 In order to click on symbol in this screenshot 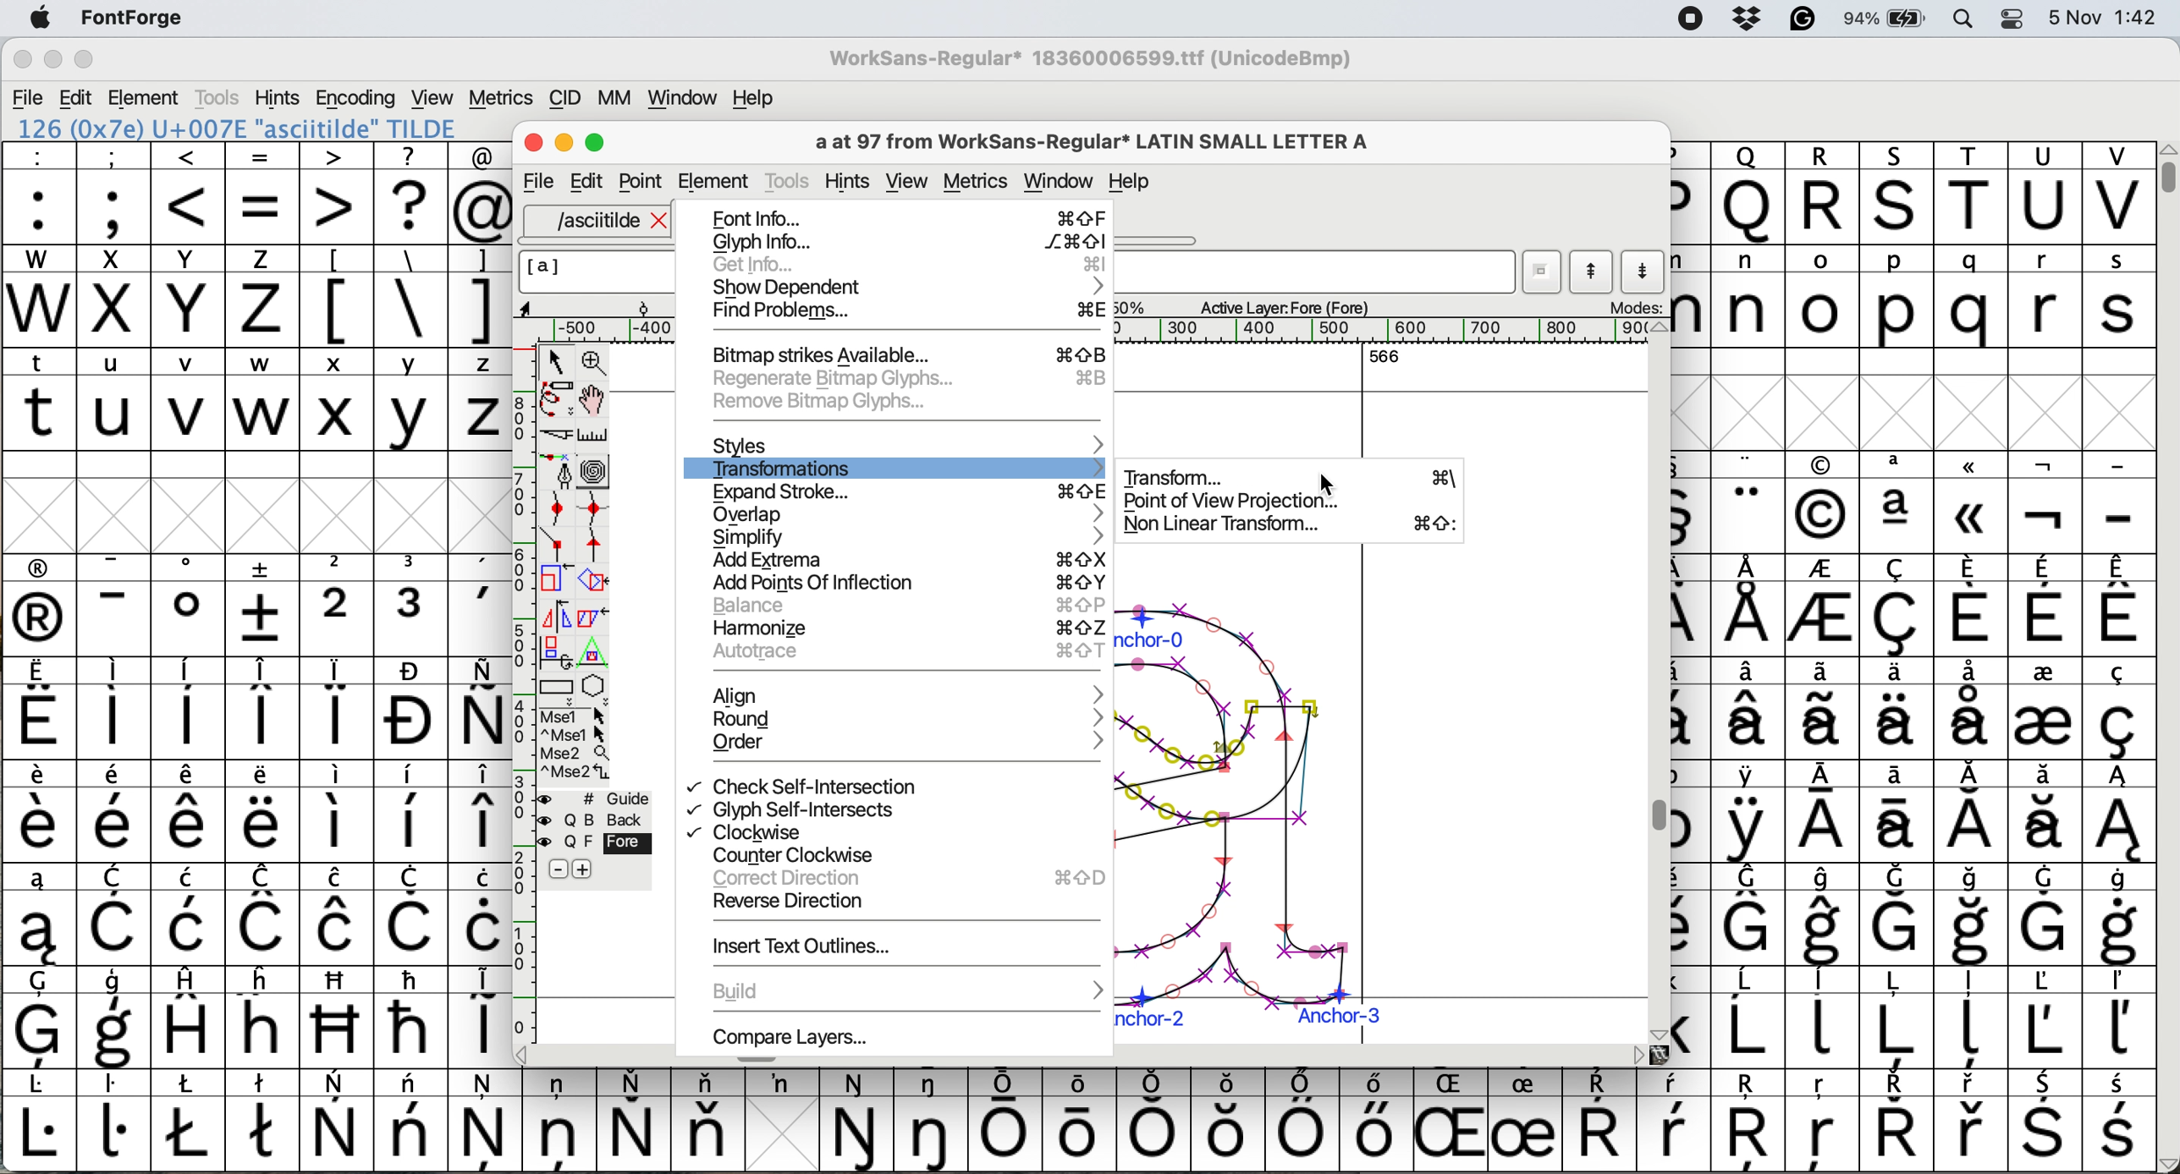, I will do `click(2045, 812)`.